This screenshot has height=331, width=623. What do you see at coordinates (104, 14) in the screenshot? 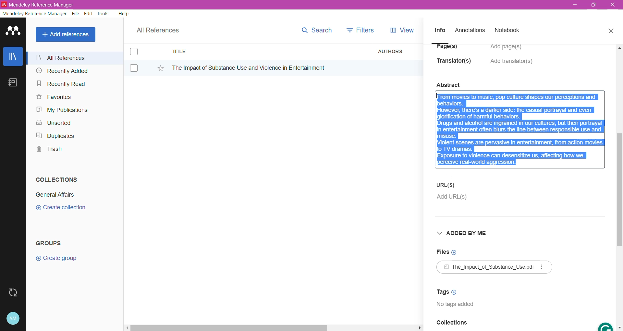
I see `Tools` at bounding box center [104, 14].